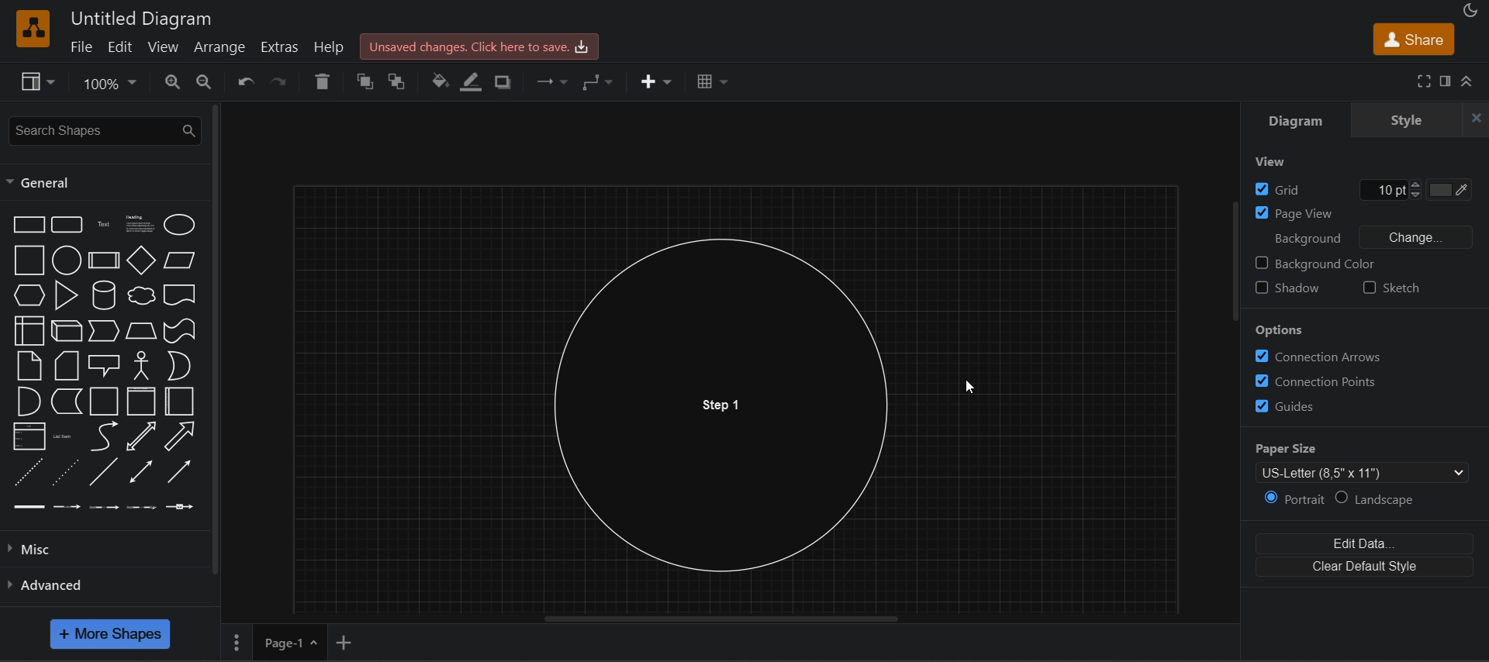 The image size is (1489, 662). What do you see at coordinates (216, 340) in the screenshot?
I see `vertical scroll bar` at bounding box center [216, 340].